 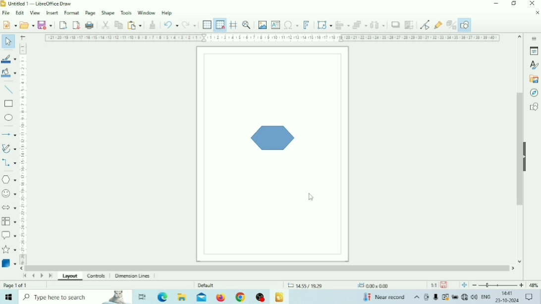 I want to click on Navigator, so click(x=533, y=93).